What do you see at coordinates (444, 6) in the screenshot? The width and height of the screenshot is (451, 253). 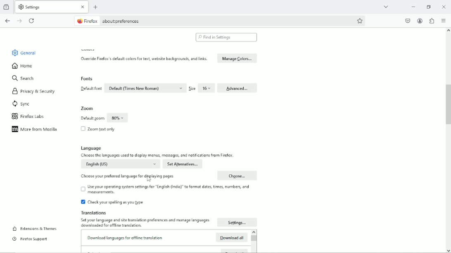 I see `Close` at bounding box center [444, 6].